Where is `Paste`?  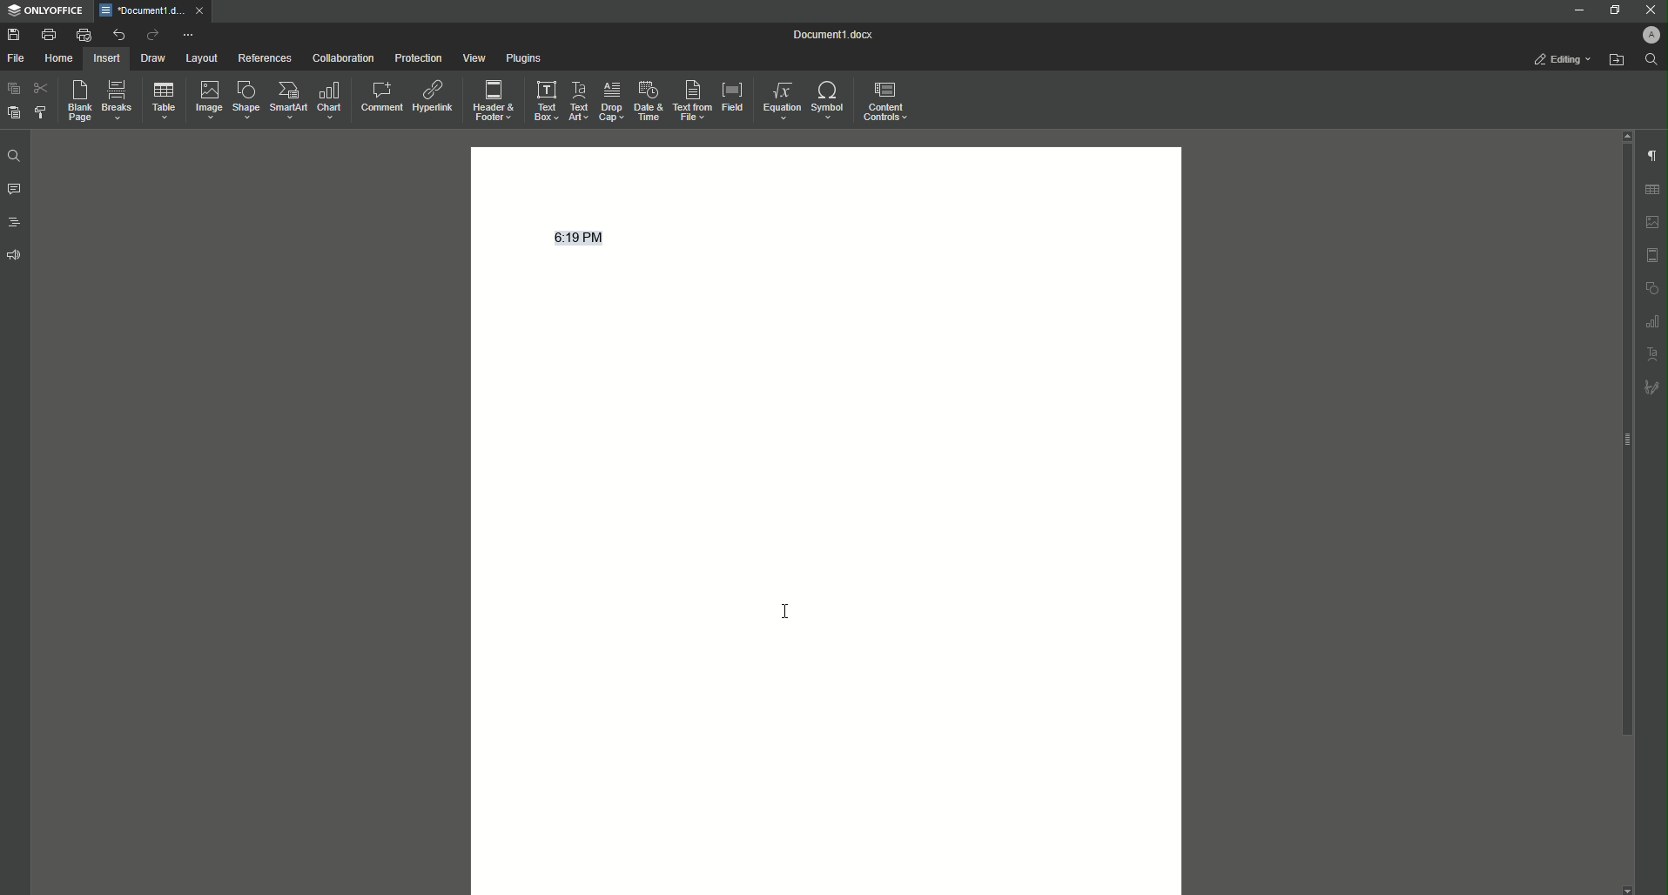 Paste is located at coordinates (12, 89).